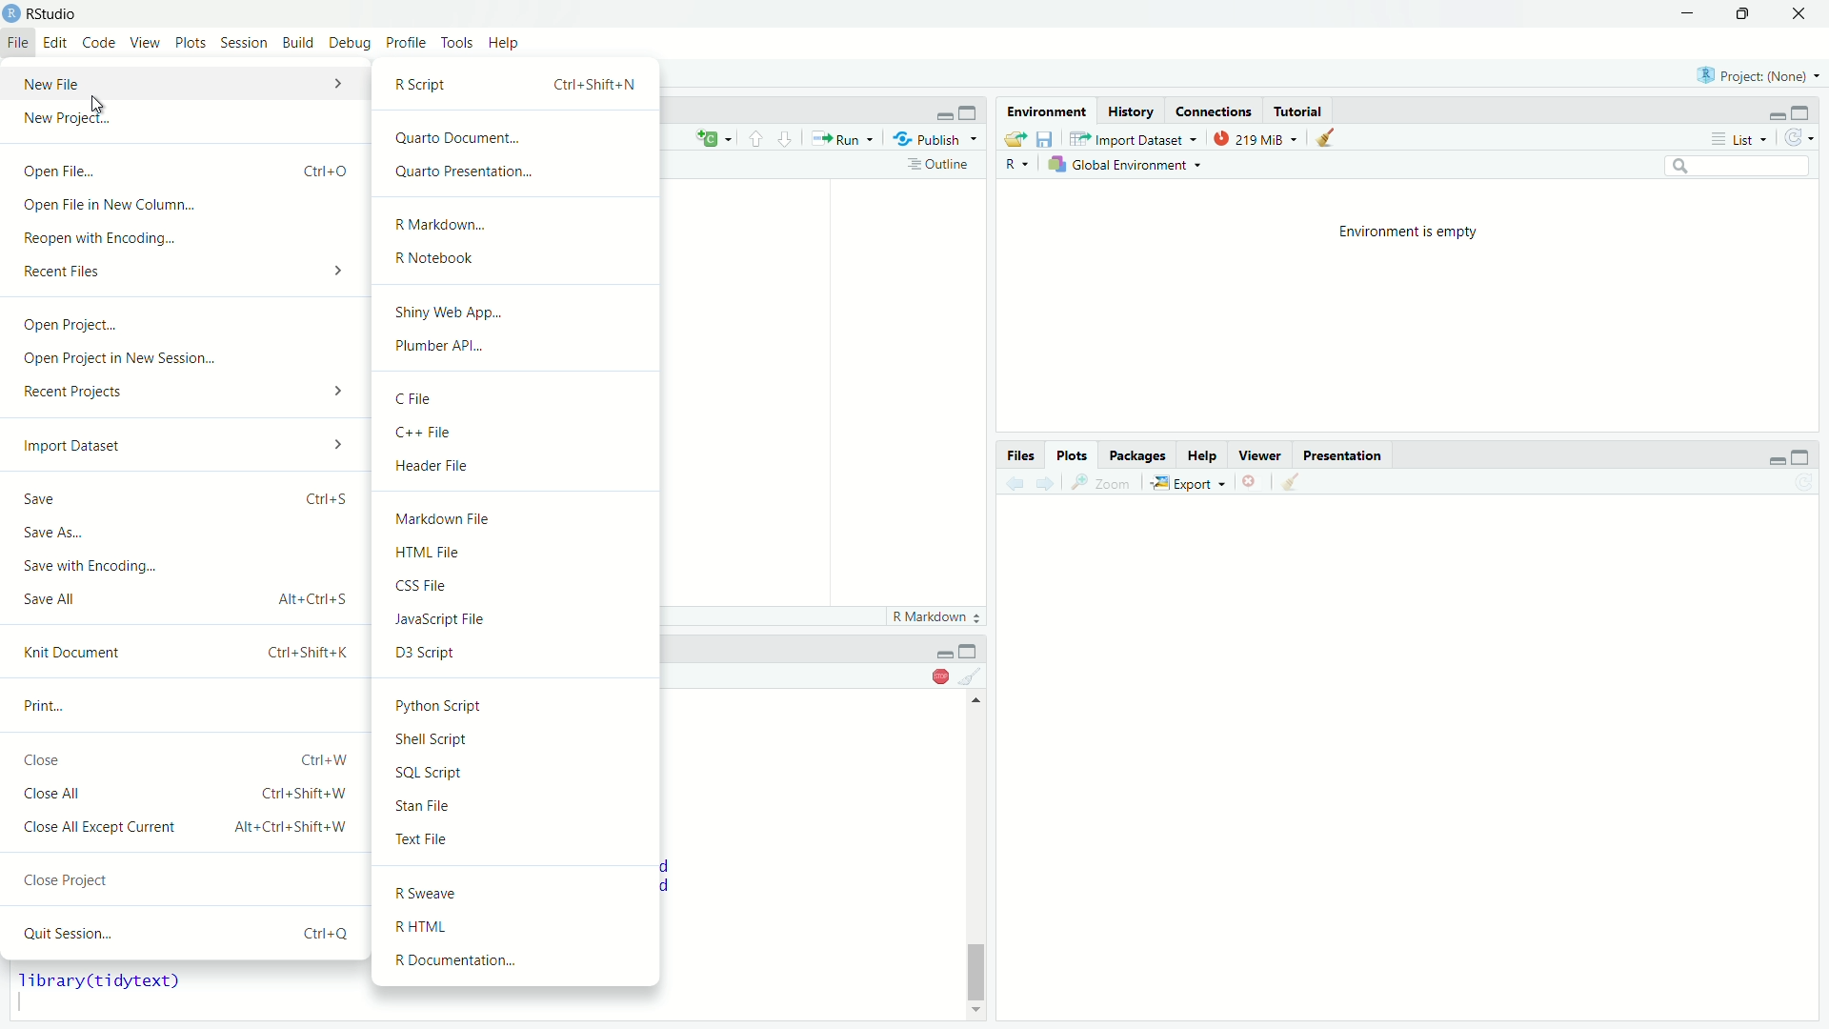 Image resolution: width=1829 pixels, height=1029 pixels. I want to click on Cursor, so click(98, 103).